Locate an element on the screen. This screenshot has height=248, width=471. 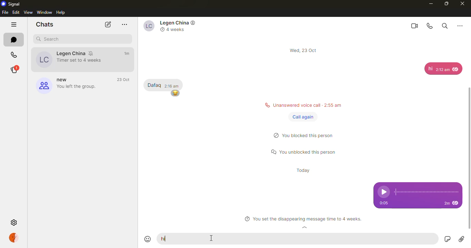
expand is located at coordinates (305, 228).